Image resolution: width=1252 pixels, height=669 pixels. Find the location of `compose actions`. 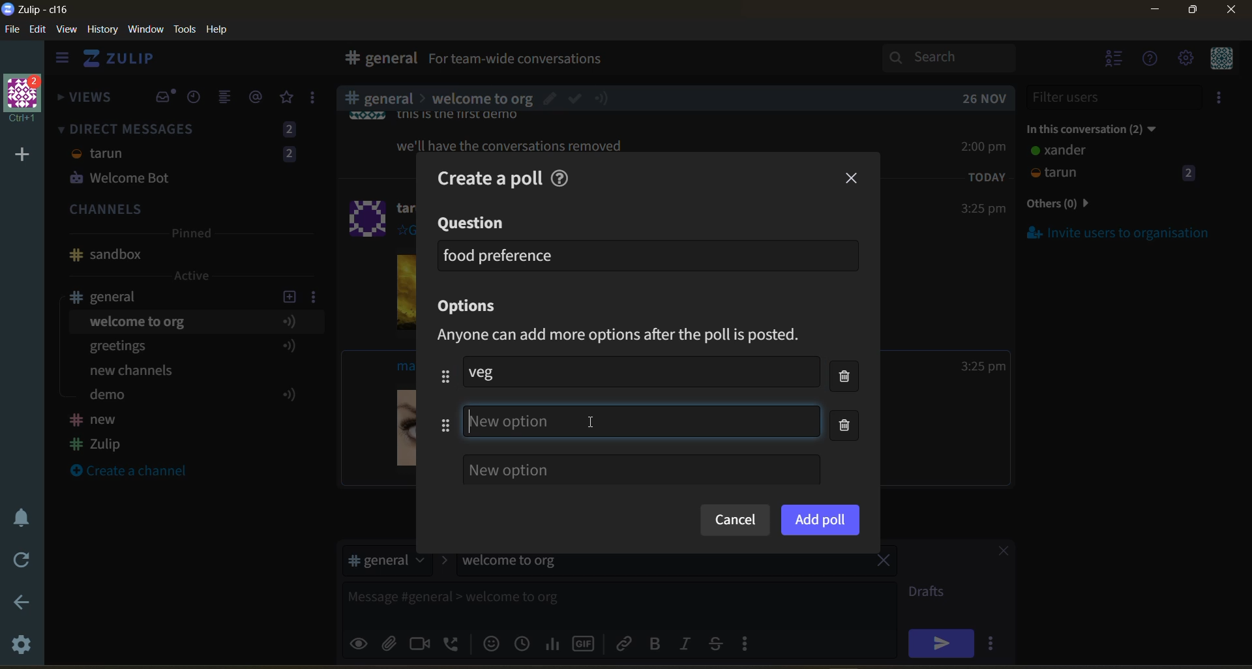

compose actions is located at coordinates (750, 643).